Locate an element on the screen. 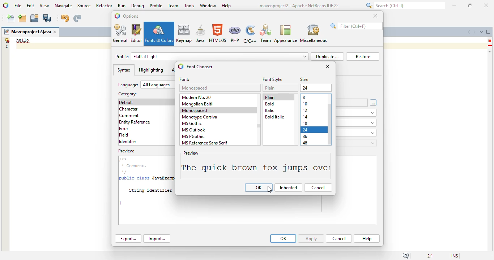  source is located at coordinates (84, 6).